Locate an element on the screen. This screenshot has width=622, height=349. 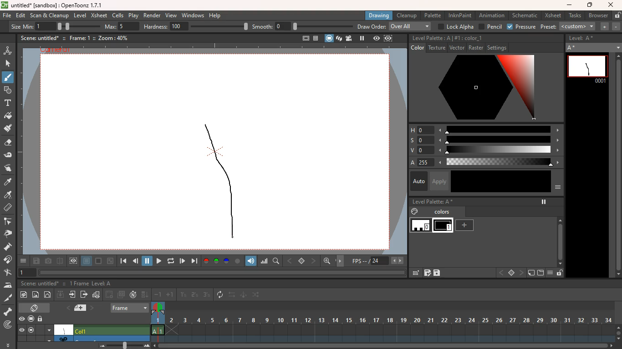
frame: 1 is located at coordinates (76, 38).